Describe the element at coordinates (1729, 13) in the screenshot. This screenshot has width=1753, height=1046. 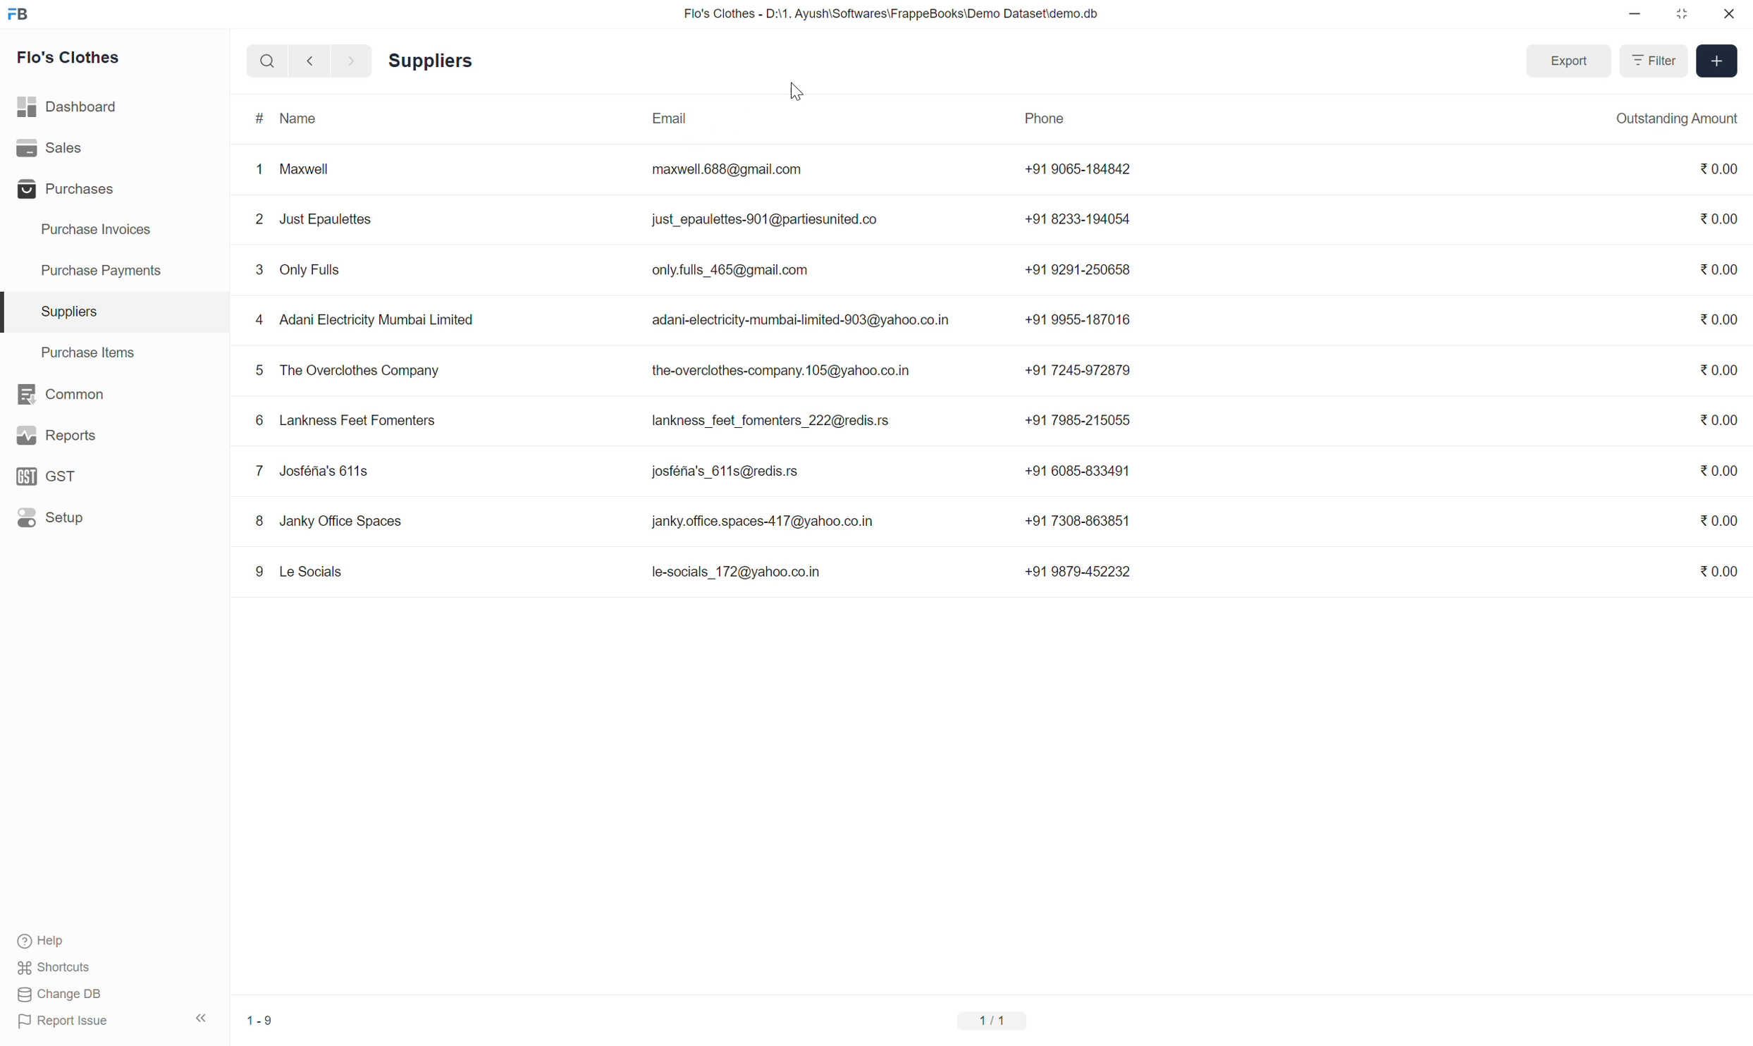
I see `close` at that location.